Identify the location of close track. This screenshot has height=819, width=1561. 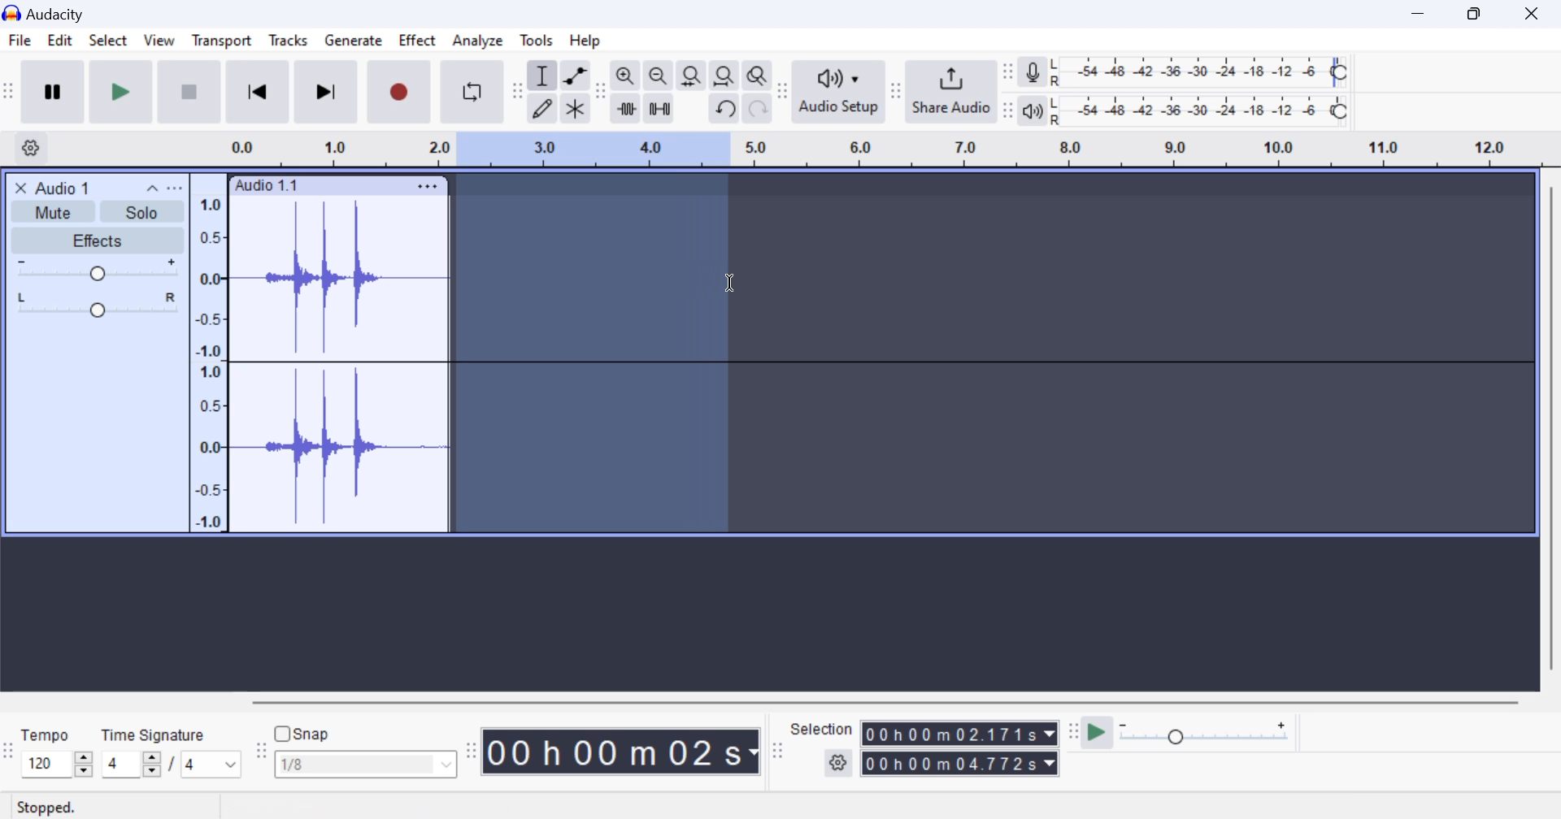
(21, 187).